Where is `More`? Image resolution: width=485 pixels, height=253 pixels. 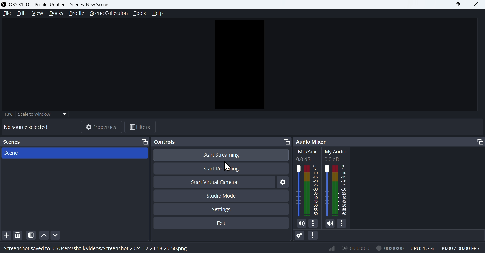
More is located at coordinates (313, 223).